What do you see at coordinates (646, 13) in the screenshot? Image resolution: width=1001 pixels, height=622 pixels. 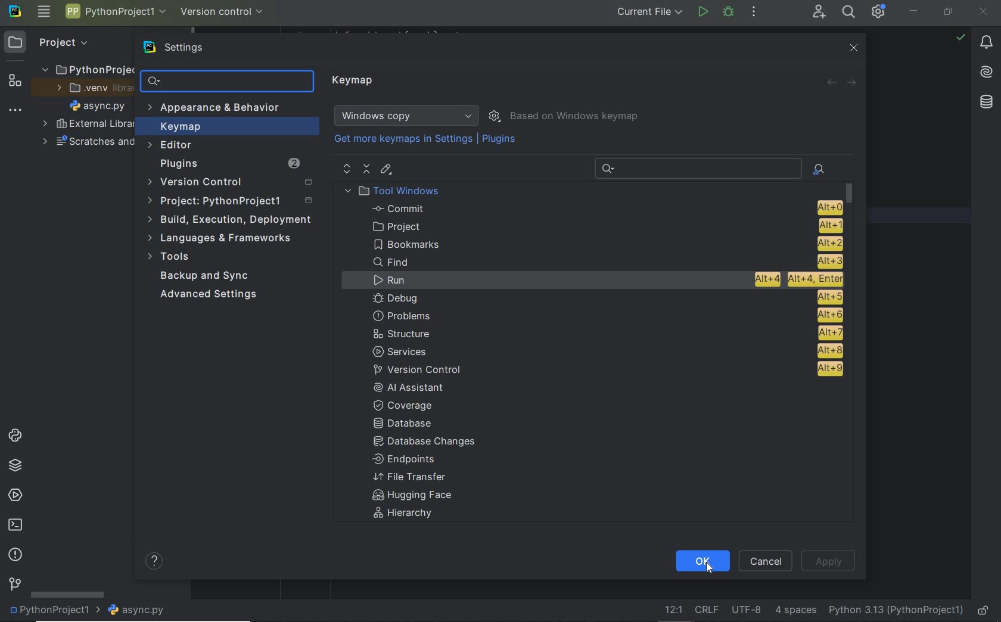 I see `current file` at bounding box center [646, 13].